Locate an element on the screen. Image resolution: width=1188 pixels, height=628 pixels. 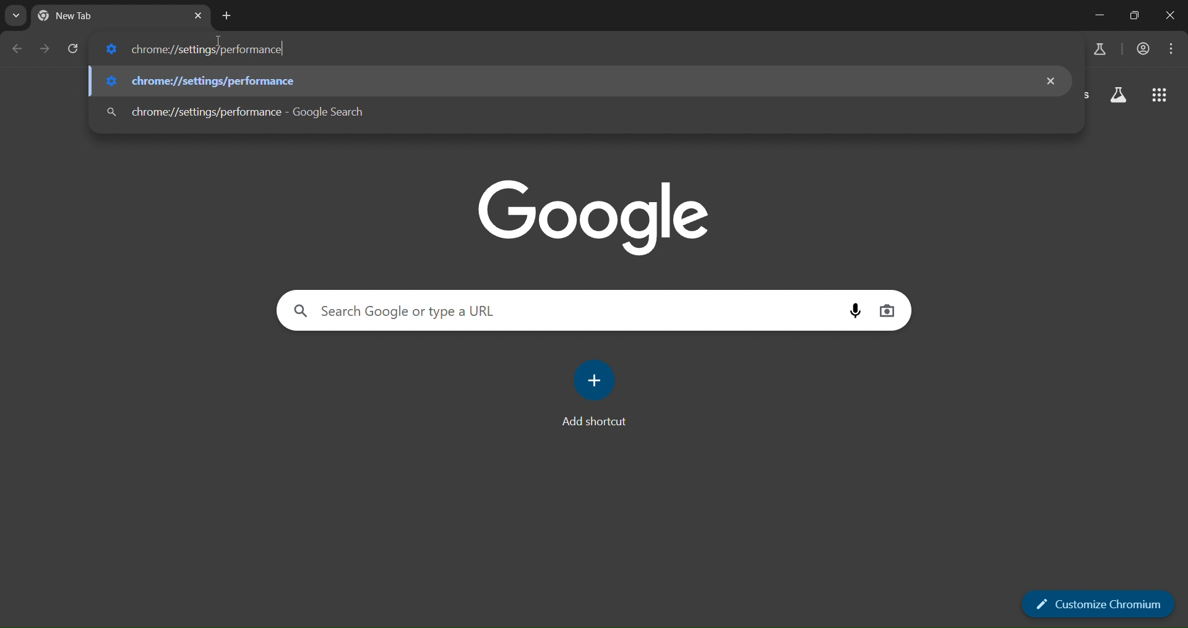
restore down is located at coordinates (1135, 15).